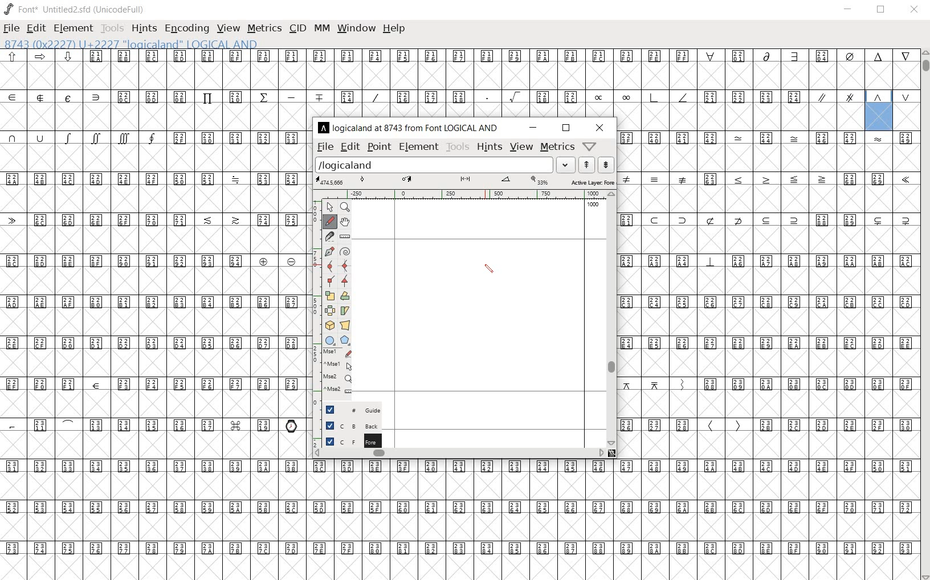 This screenshot has width=930, height=580. Describe the element at coordinates (73, 29) in the screenshot. I see `element` at that location.